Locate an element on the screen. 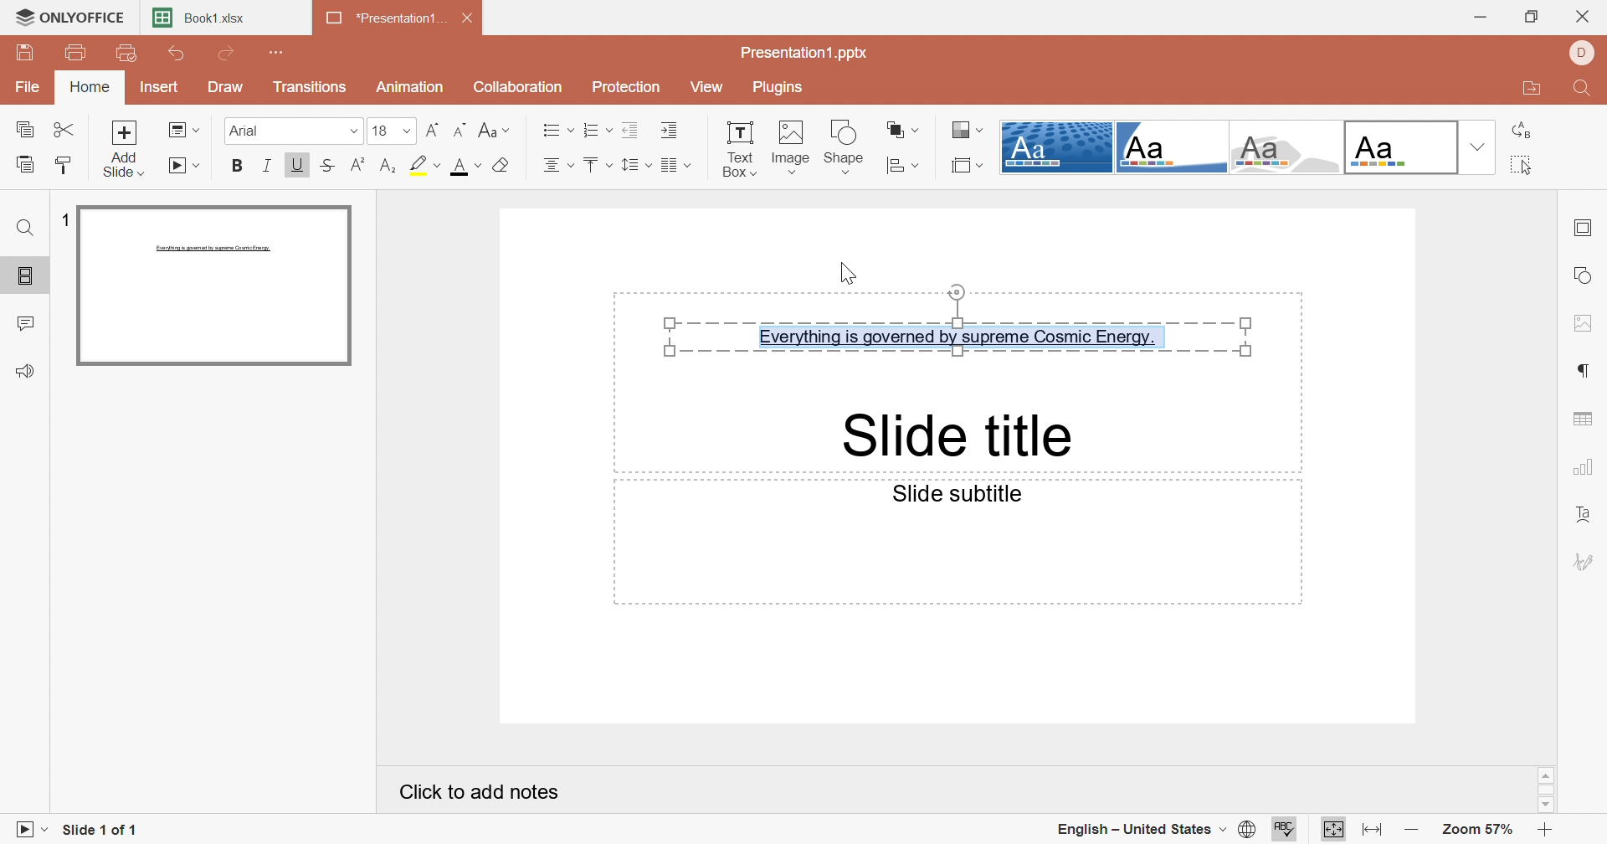  Signature settings is located at coordinates (1586, 561).